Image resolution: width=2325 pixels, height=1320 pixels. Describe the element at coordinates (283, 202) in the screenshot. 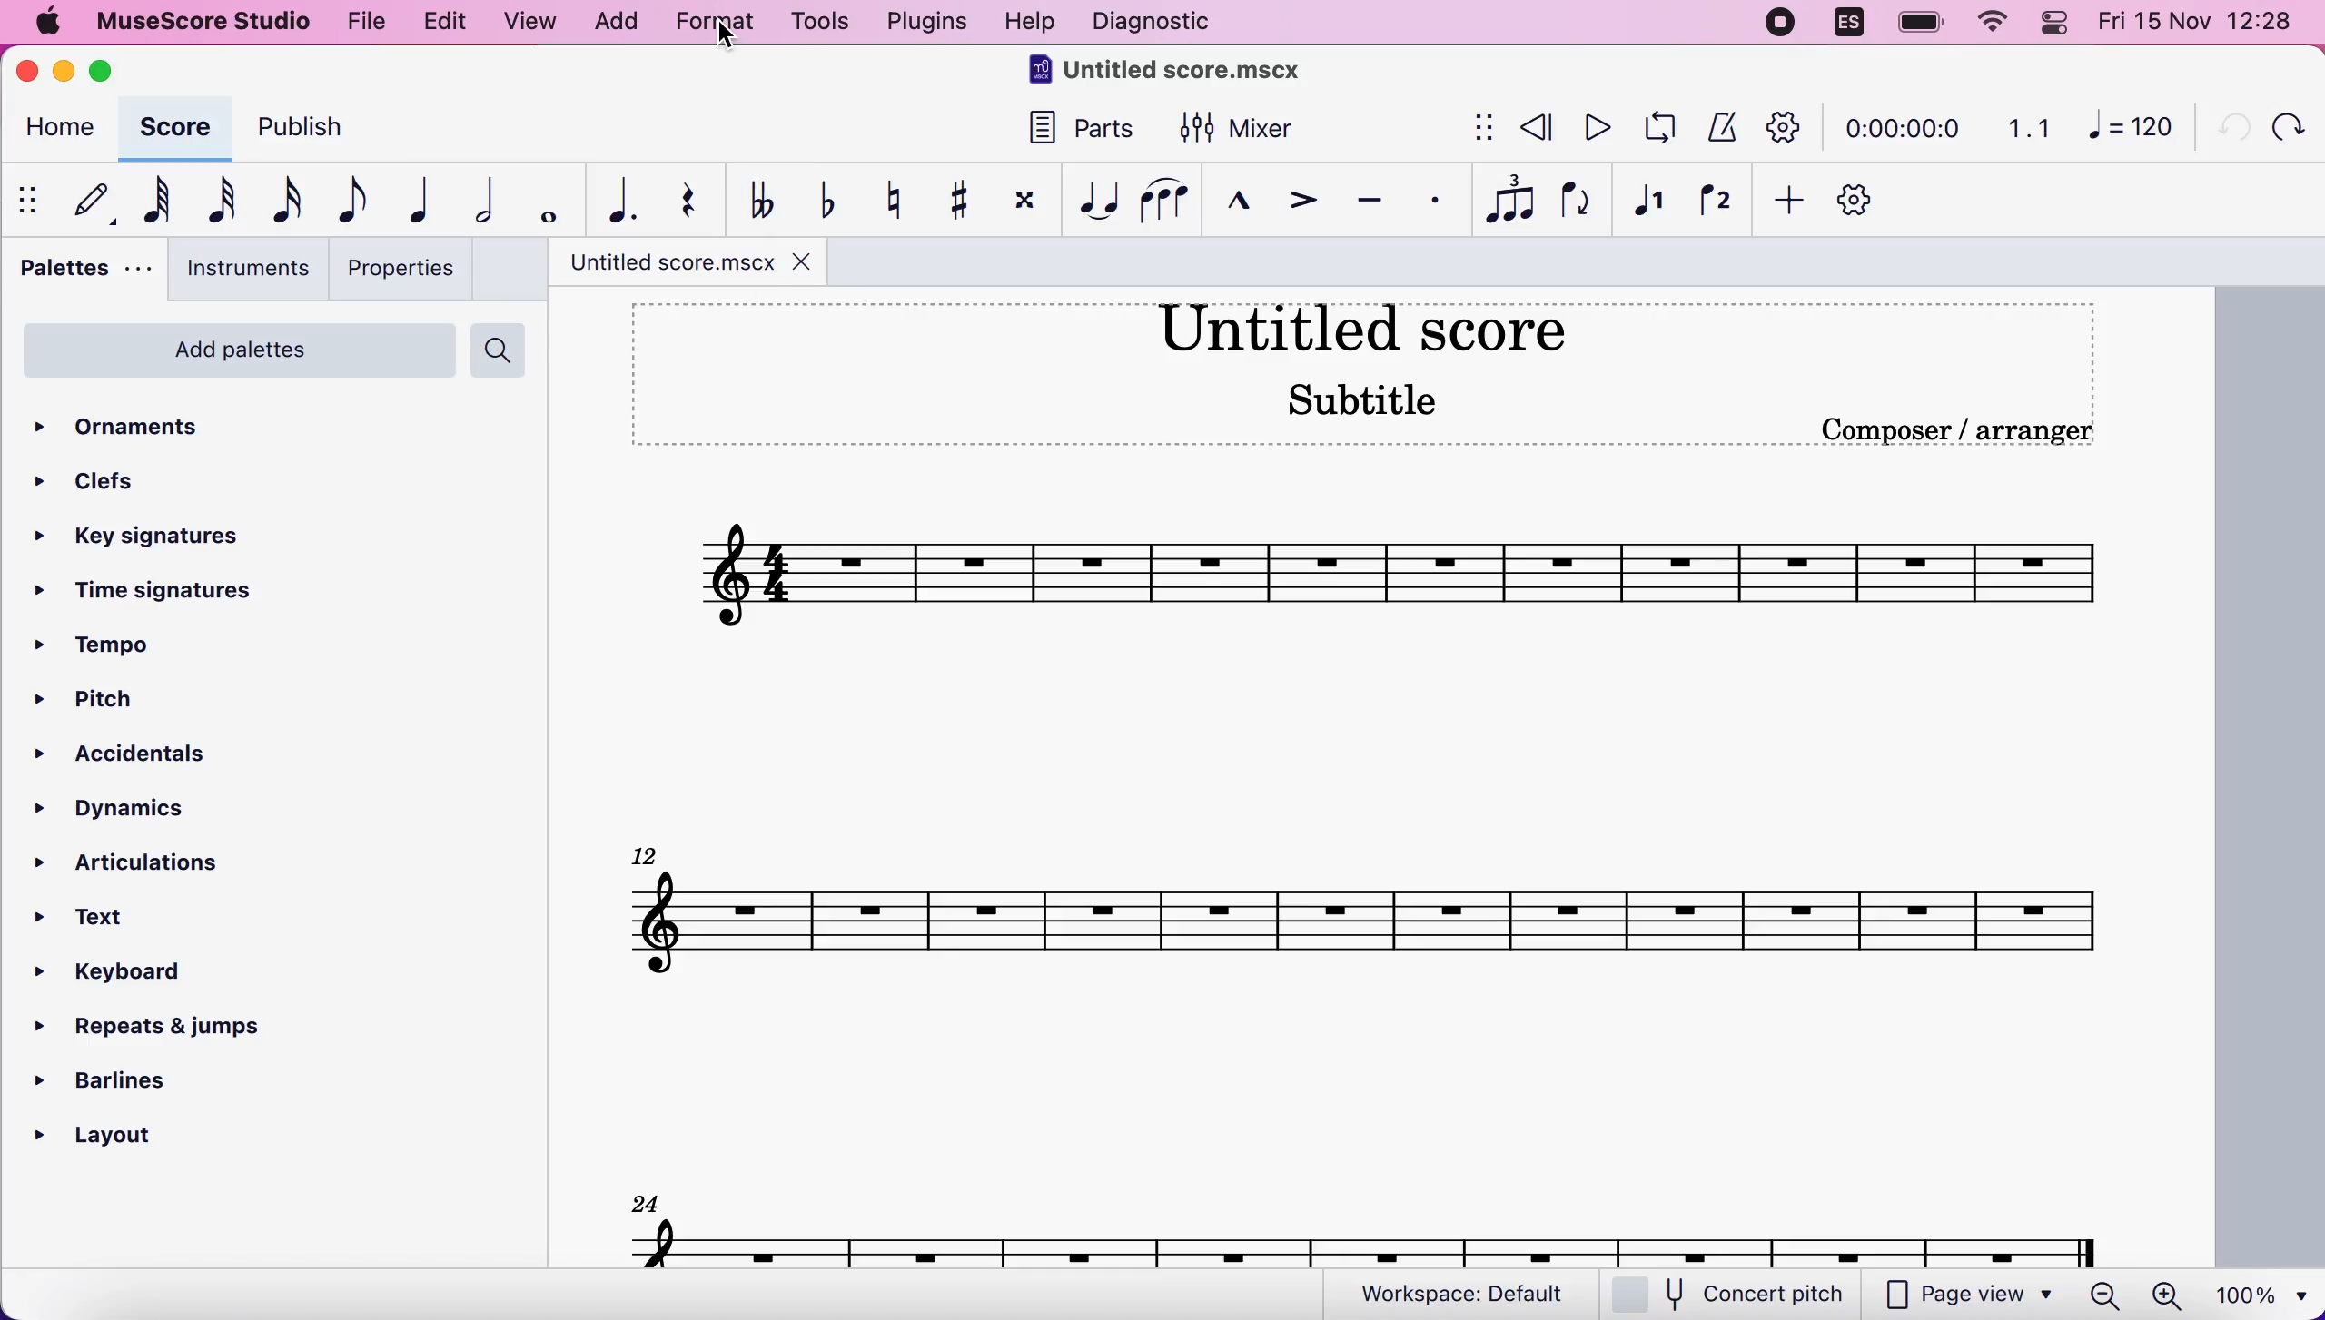

I see `16th note` at that location.